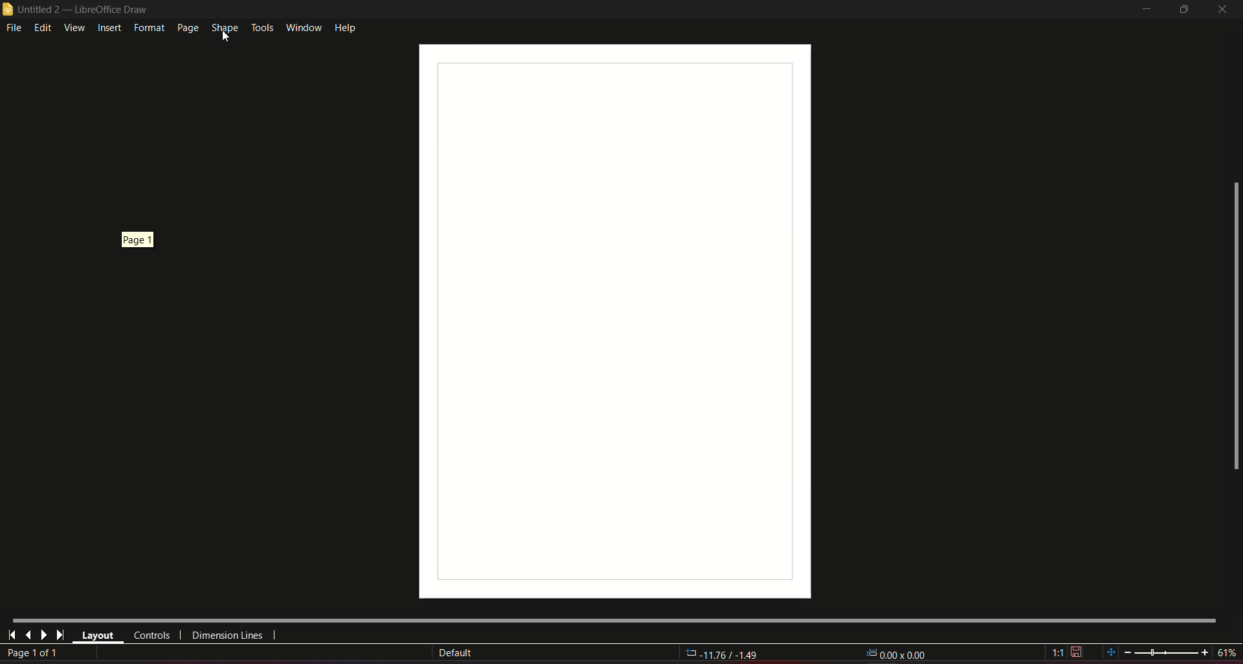 Image resolution: width=1243 pixels, height=664 pixels. What do you see at coordinates (186, 28) in the screenshot?
I see `page` at bounding box center [186, 28].